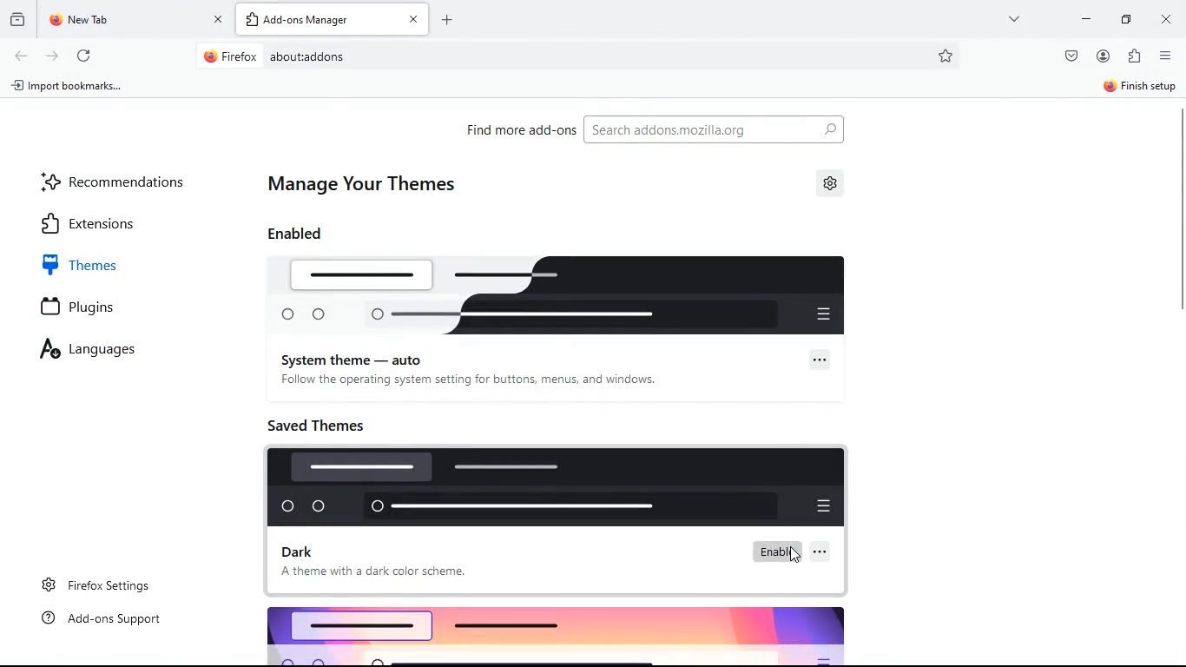  I want to click on message, so click(467, 382).